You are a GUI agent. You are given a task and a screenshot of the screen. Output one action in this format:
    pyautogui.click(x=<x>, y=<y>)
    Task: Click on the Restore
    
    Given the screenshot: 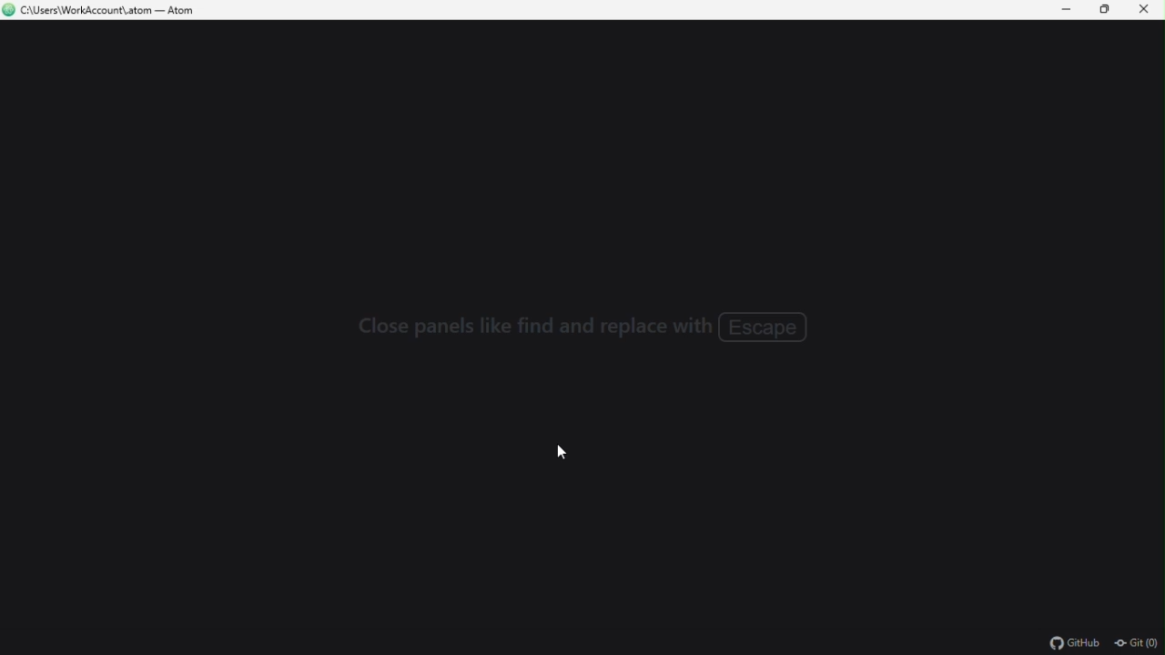 What is the action you would take?
    pyautogui.click(x=1100, y=11)
    